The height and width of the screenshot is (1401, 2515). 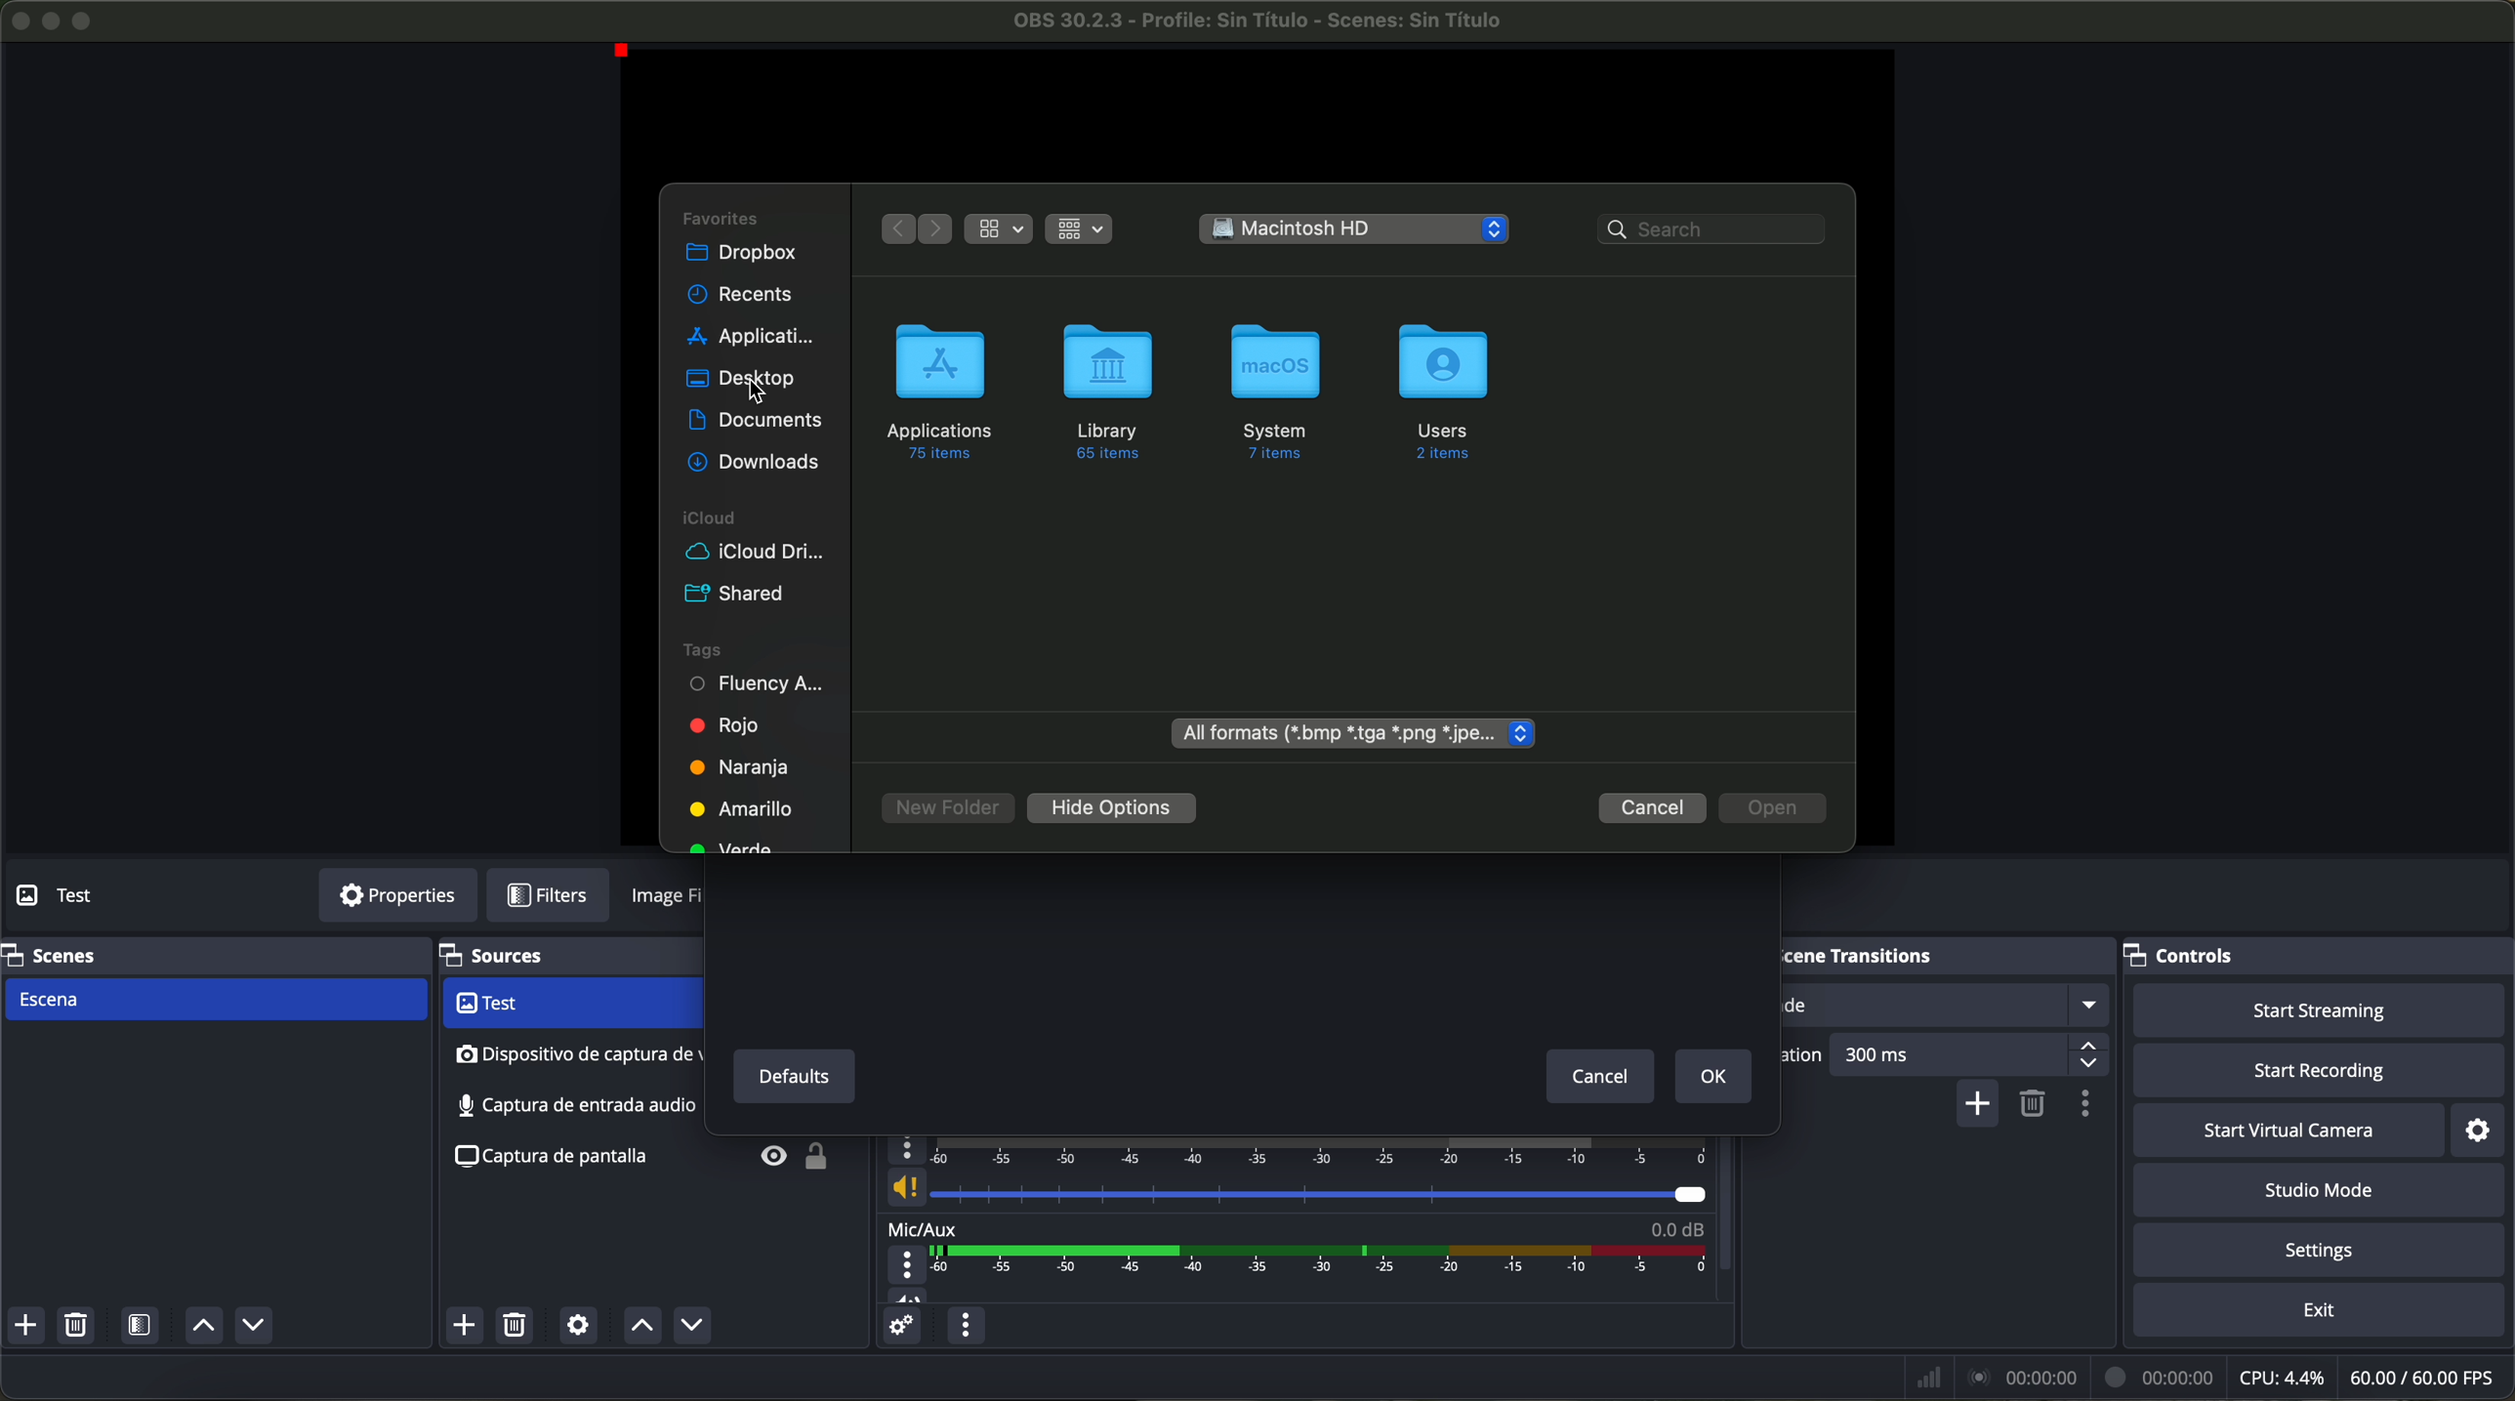 I want to click on click on desktop, so click(x=742, y=385).